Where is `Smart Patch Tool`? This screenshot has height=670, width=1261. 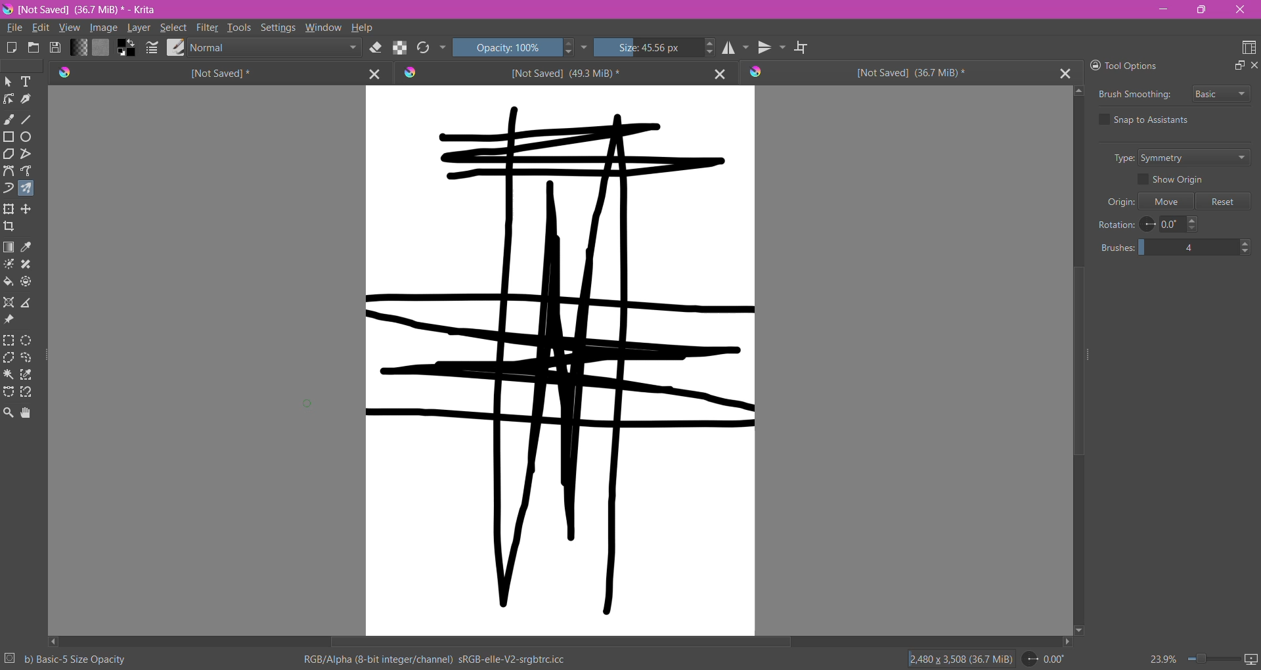 Smart Patch Tool is located at coordinates (27, 265).